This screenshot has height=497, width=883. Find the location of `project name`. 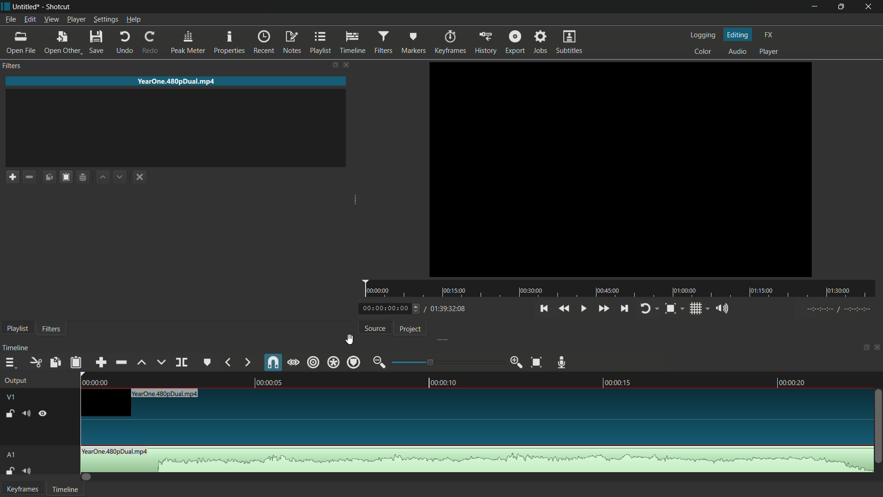

project name is located at coordinates (27, 7).